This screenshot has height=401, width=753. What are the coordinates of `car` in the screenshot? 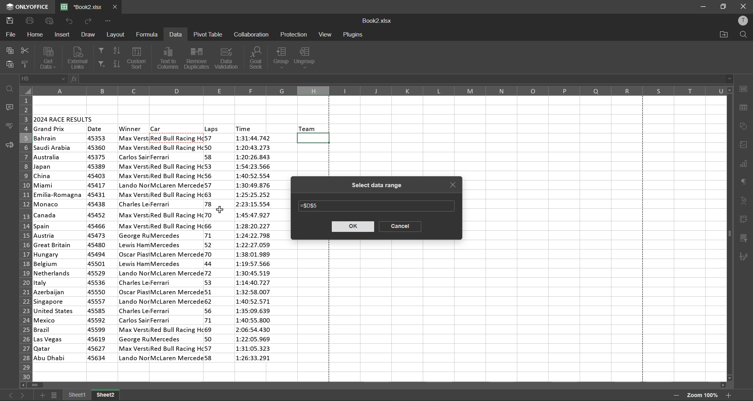 It's located at (157, 128).